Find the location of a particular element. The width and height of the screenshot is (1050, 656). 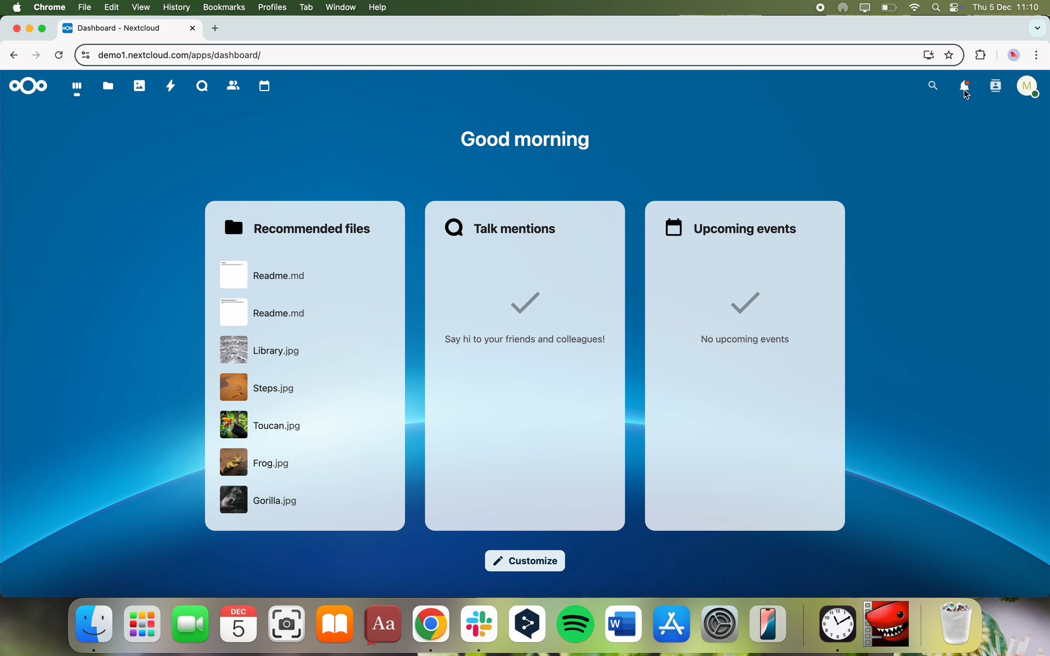

finder is located at coordinates (95, 628).